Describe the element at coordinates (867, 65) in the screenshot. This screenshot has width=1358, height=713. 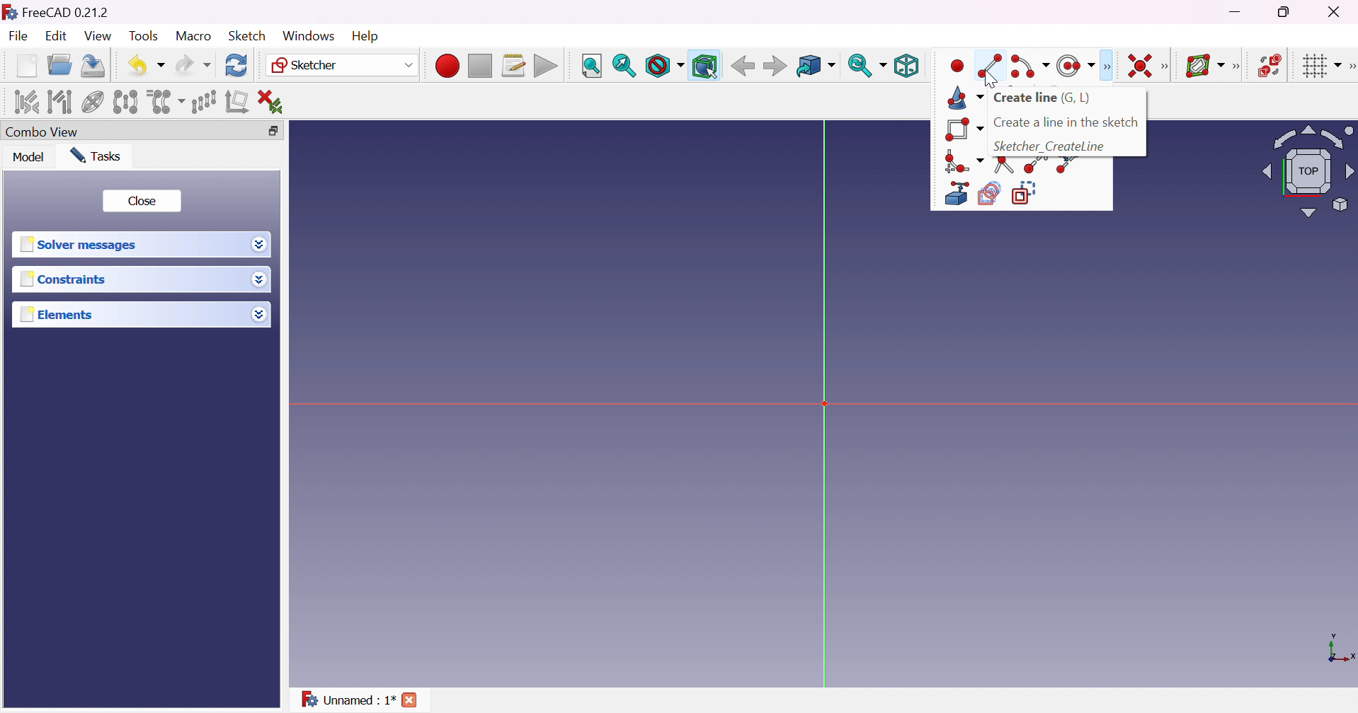
I see `Sync view` at that location.